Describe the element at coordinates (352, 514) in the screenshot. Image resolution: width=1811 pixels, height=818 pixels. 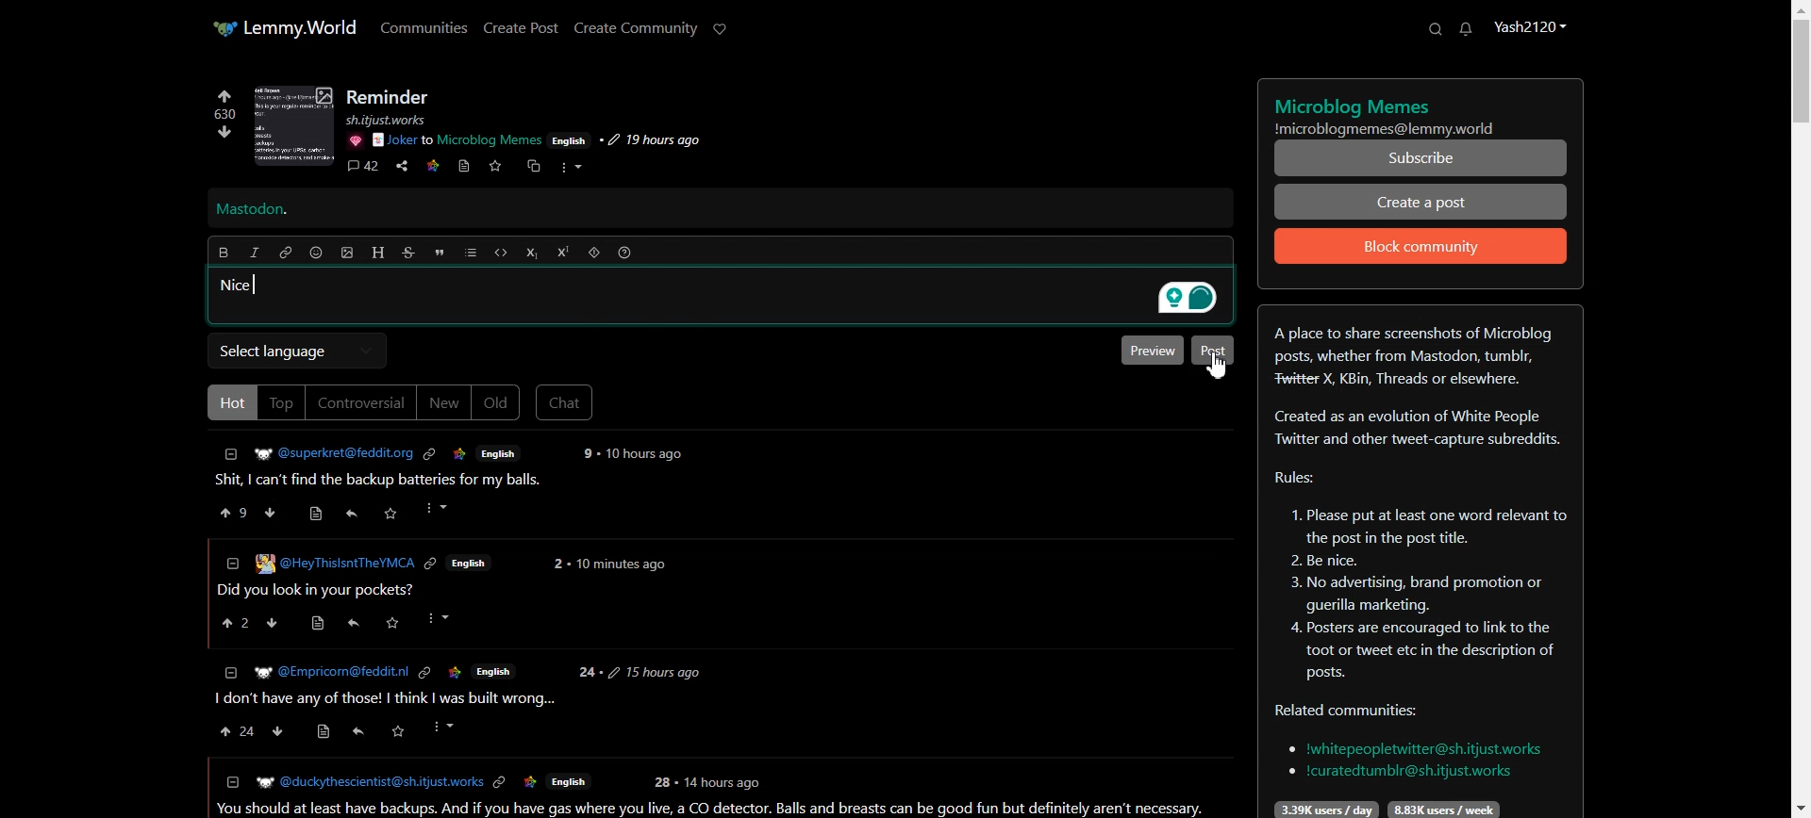
I see `Reply` at that location.